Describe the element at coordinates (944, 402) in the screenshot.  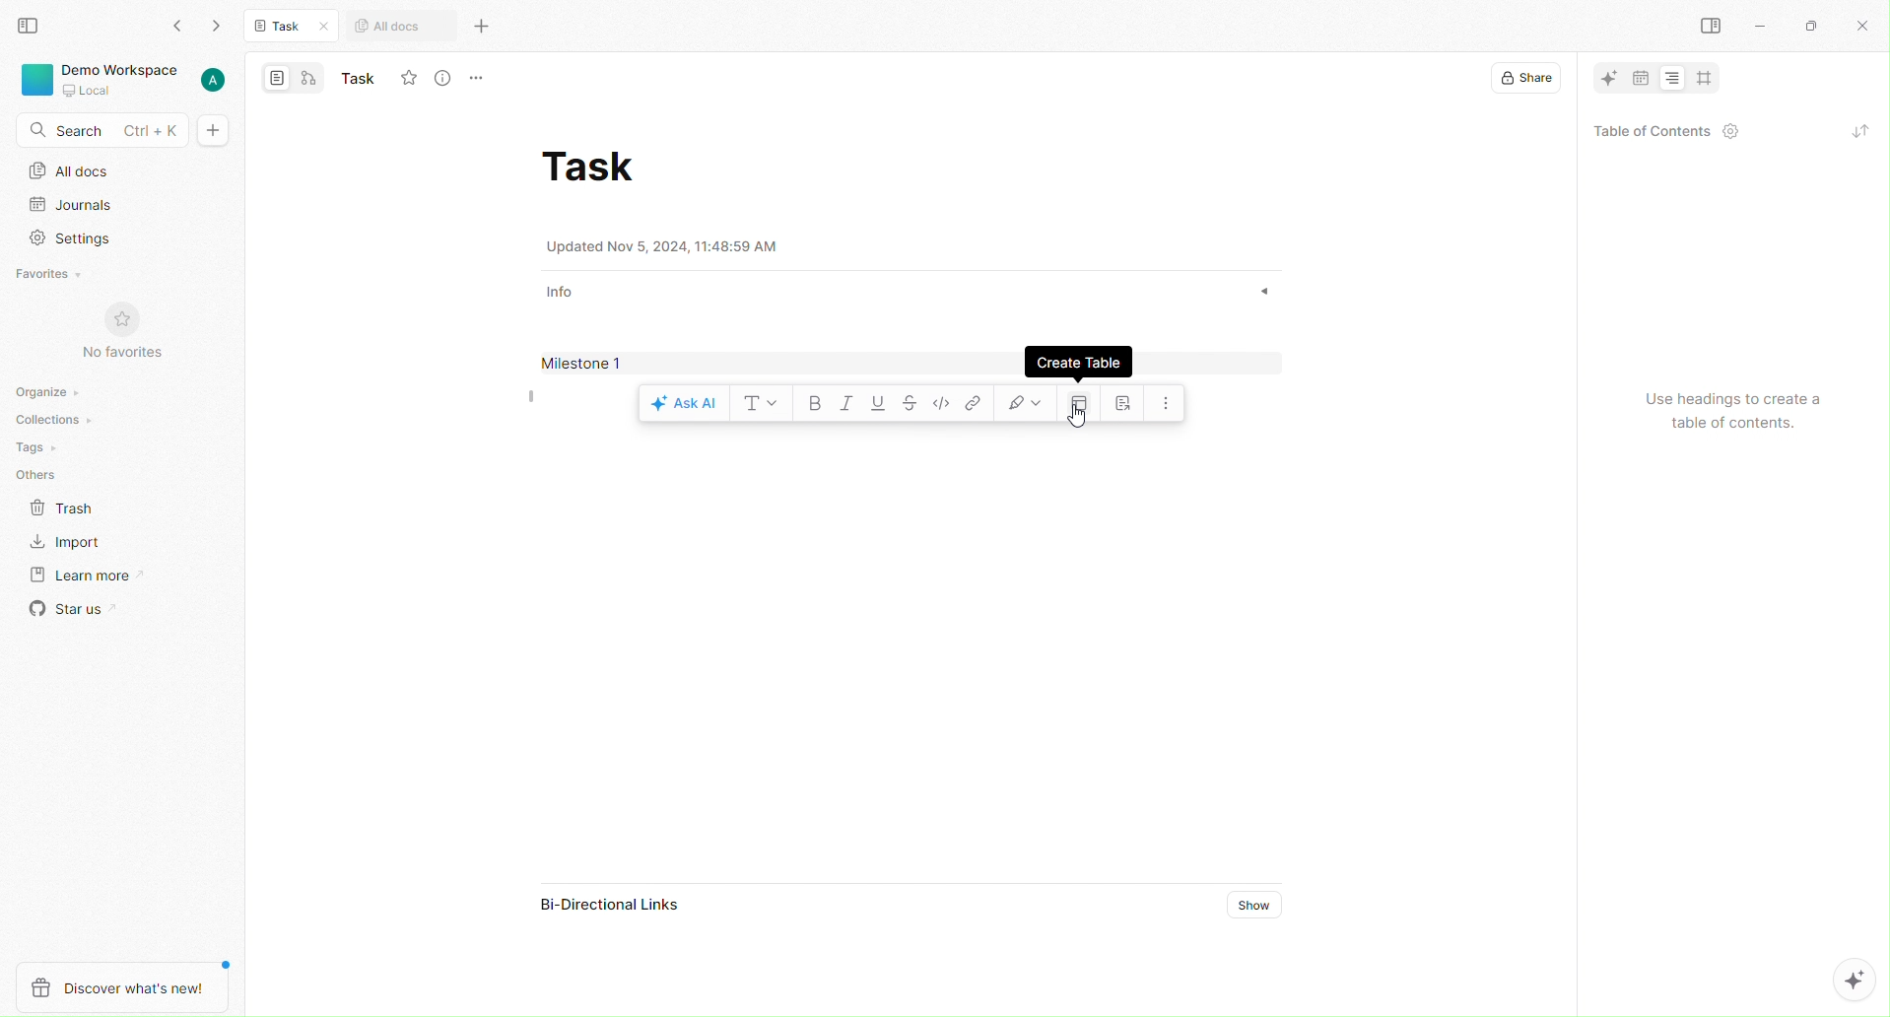
I see `embed ` at that location.